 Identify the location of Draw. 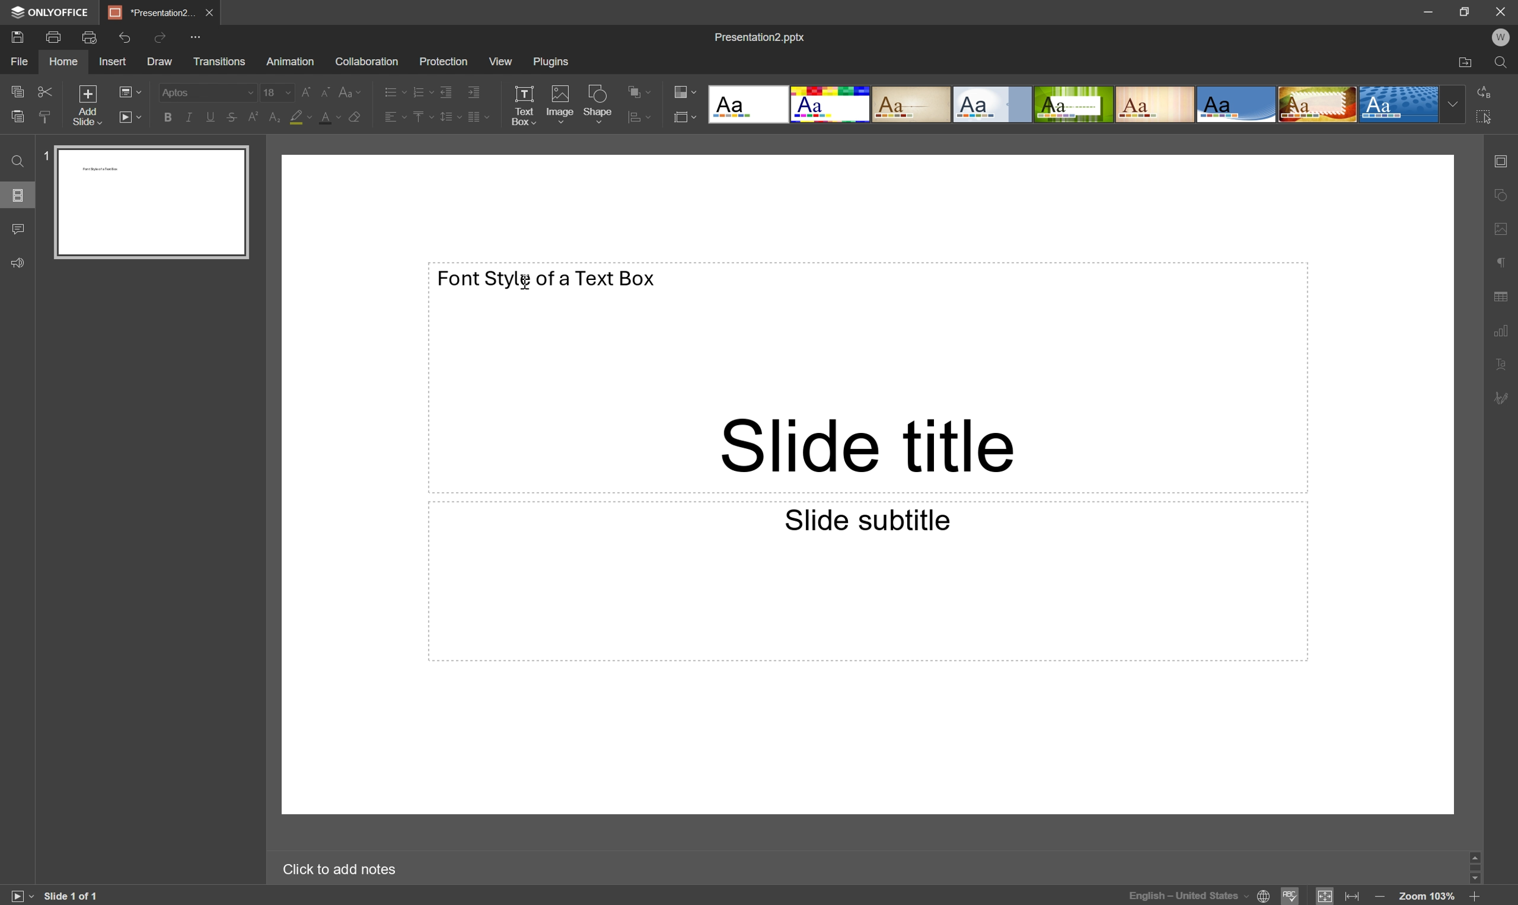
(162, 60).